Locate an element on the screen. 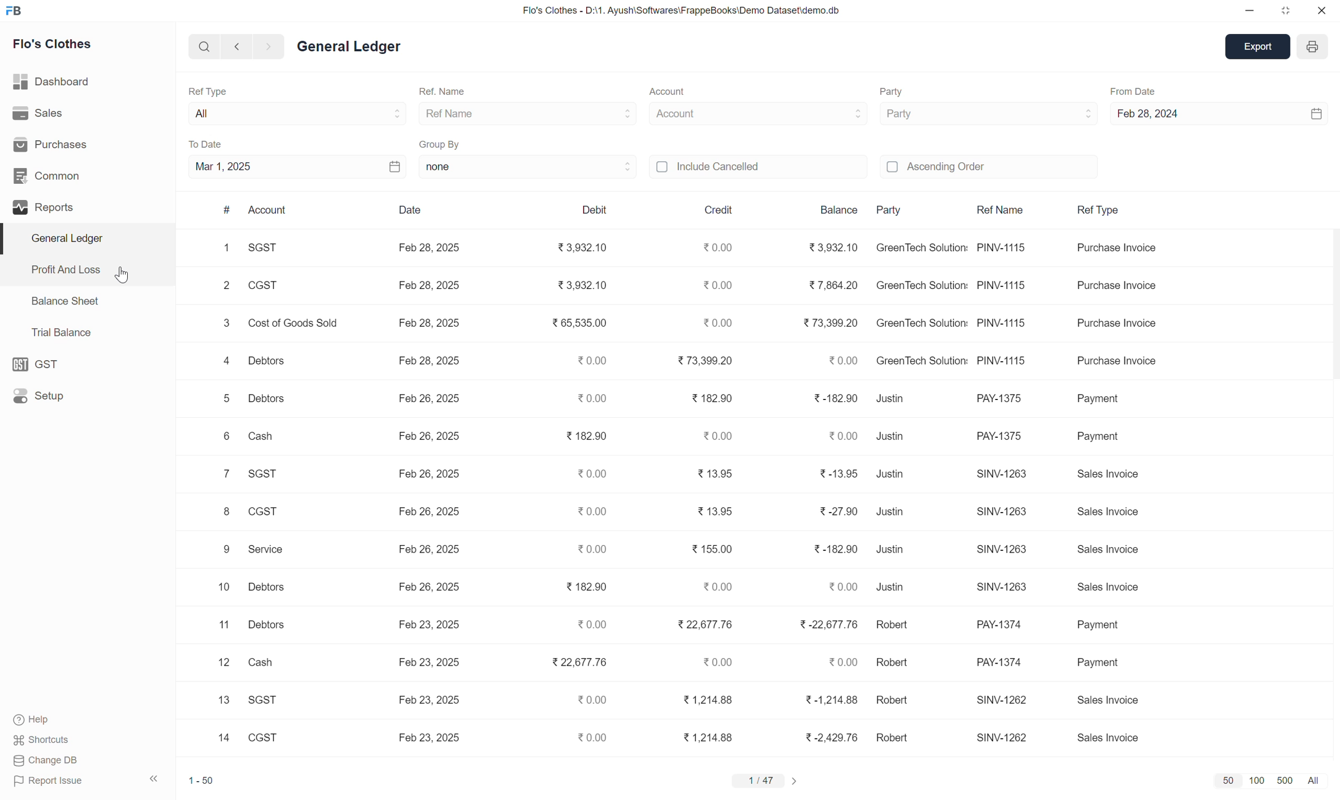  3 is located at coordinates (224, 325).